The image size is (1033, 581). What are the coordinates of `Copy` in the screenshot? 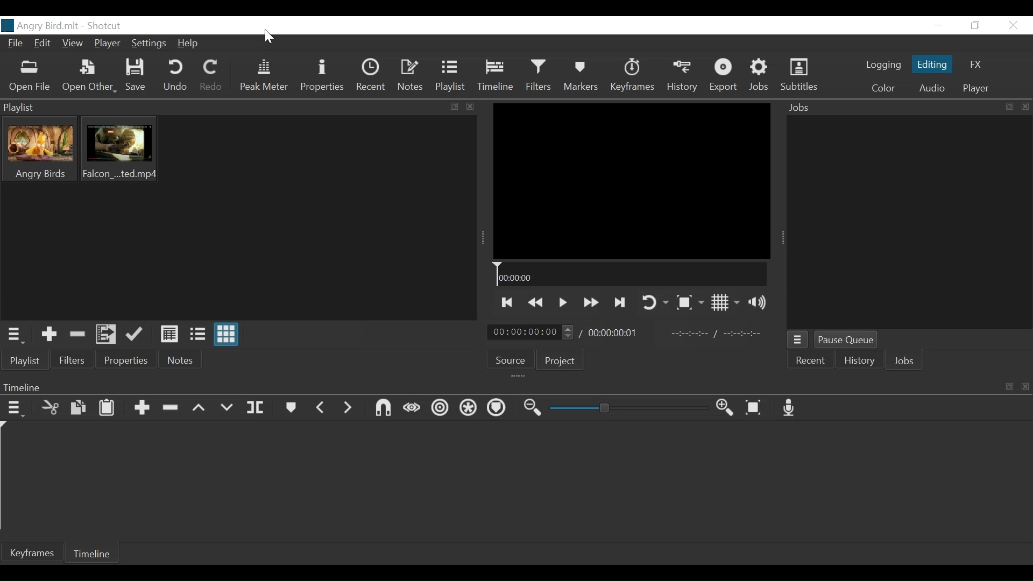 It's located at (80, 408).